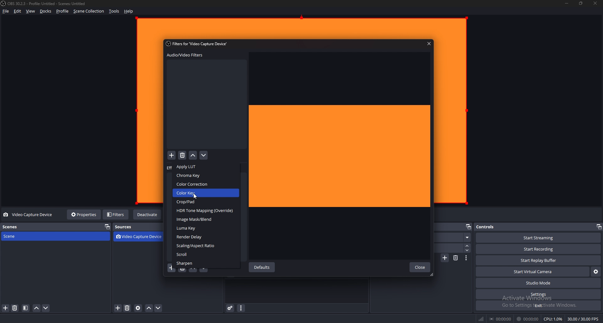 Image resolution: width=603 pixels, height=323 pixels. I want to click on color key, so click(206, 193).